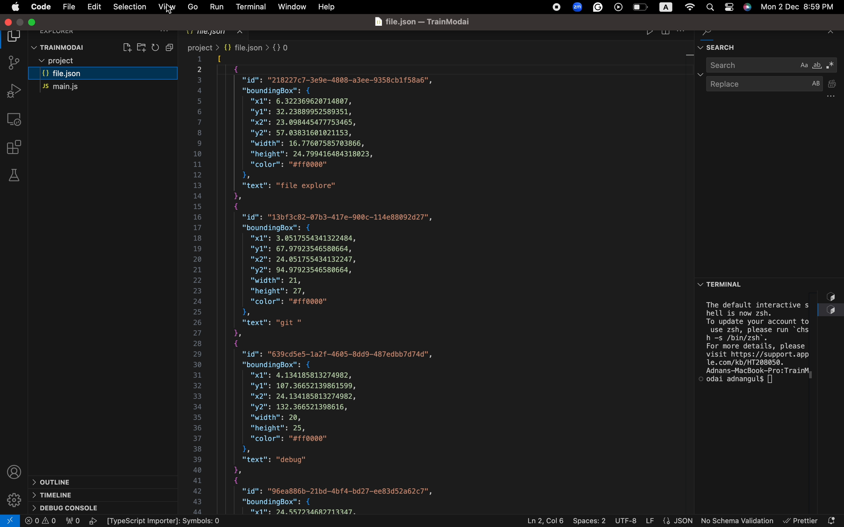 This screenshot has width=844, height=527. What do you see at coordinates (171, 10) in the screenshot?
I see `cursor` at bounding box center [171, 10].